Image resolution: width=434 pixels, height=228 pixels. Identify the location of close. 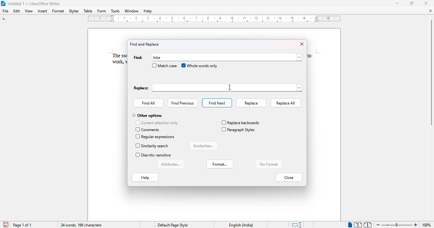
(302, 44).